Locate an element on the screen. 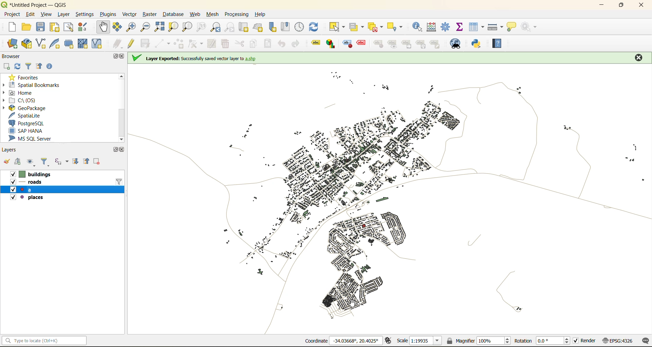  zoom in is located at coordinates (132, 27).